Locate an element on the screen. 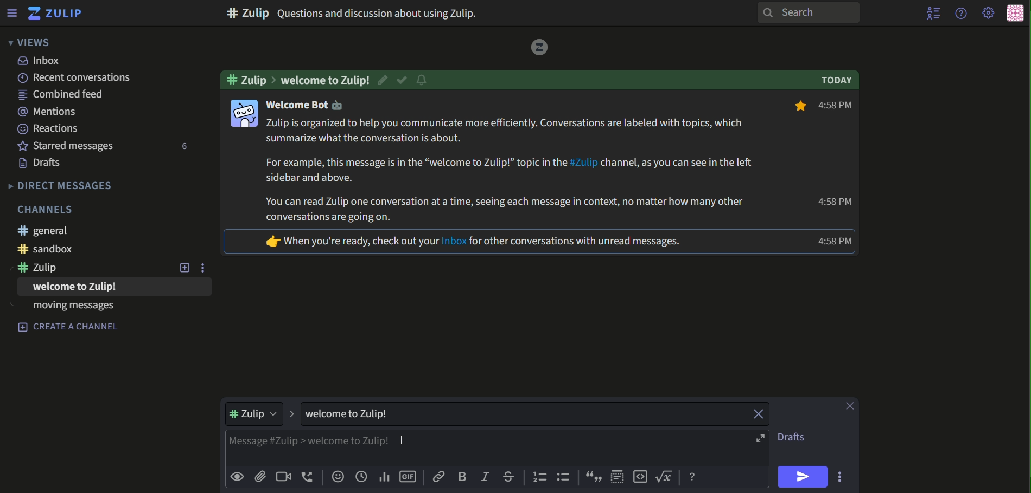  text is located at coordinates (797, 438).